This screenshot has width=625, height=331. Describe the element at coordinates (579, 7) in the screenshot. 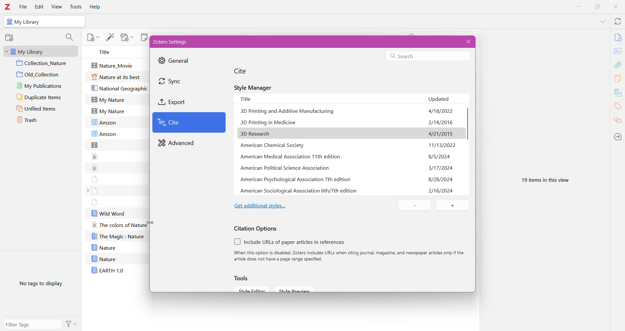

I see `Minimize` at that location.